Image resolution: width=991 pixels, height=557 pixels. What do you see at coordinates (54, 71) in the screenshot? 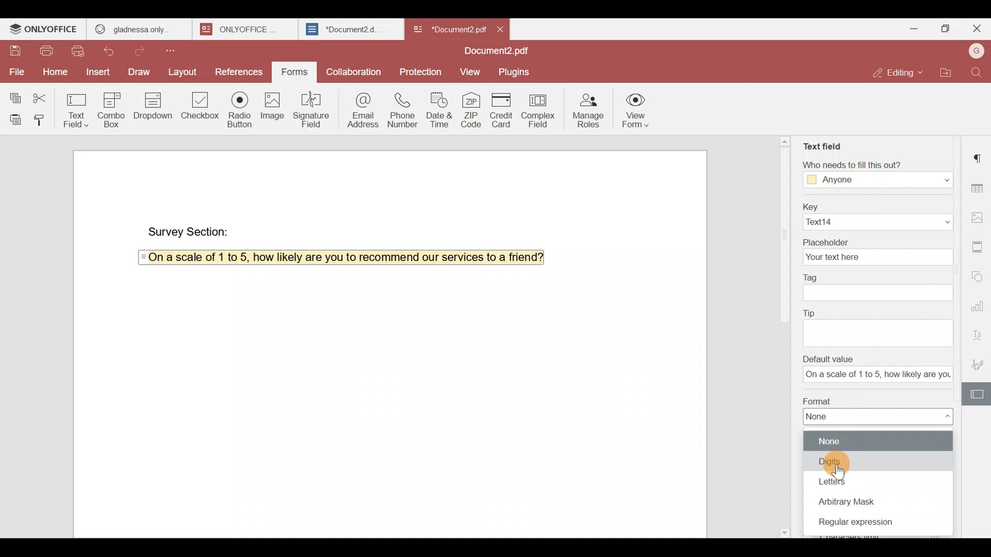
I see `Home` at bounding box center [54, 71].